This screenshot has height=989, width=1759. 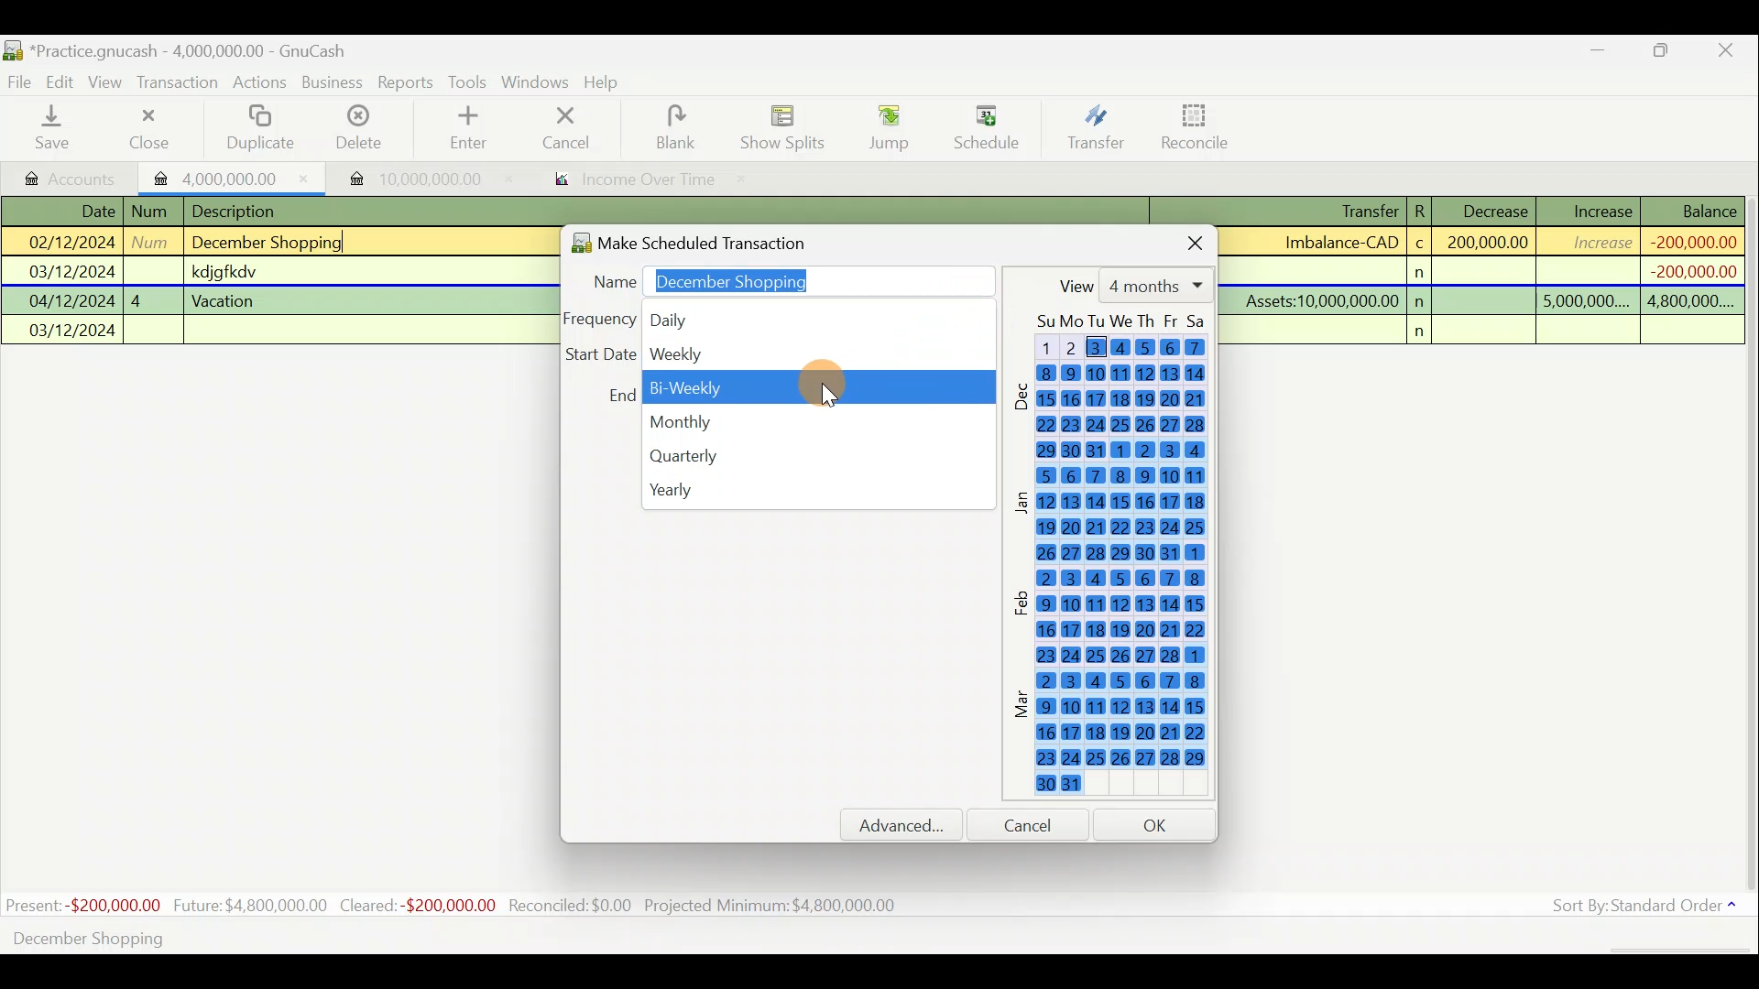 I want to click on Calendar, so click(x=1118, y=560).